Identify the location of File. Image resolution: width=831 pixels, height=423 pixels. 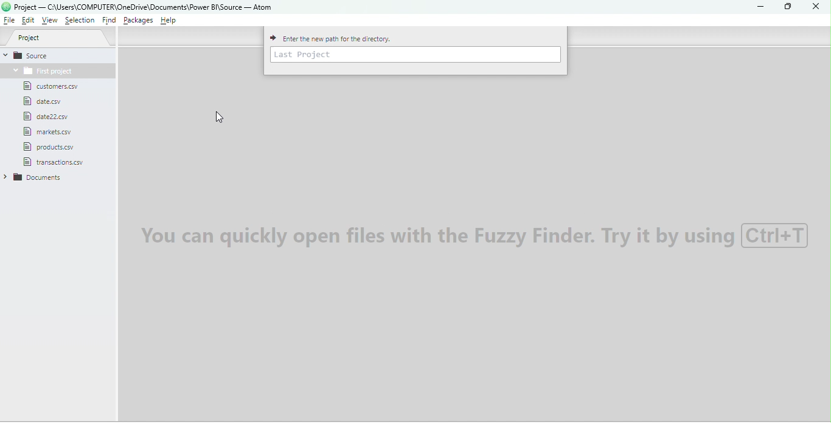
(46, 131).